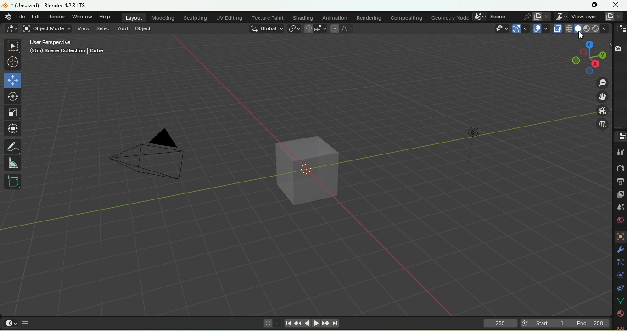 Image resolution: width=627 pixels, height=331 pixels. I want to click on Sculpting, so click(196, 18).